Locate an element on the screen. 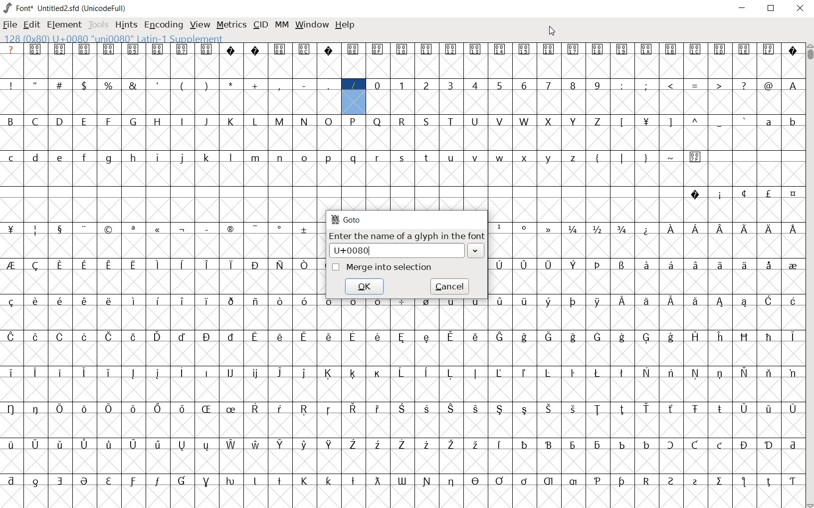 Image resolution: width=814 pixels, height=508 pixels. glyph is located at coordinates (646, 408).